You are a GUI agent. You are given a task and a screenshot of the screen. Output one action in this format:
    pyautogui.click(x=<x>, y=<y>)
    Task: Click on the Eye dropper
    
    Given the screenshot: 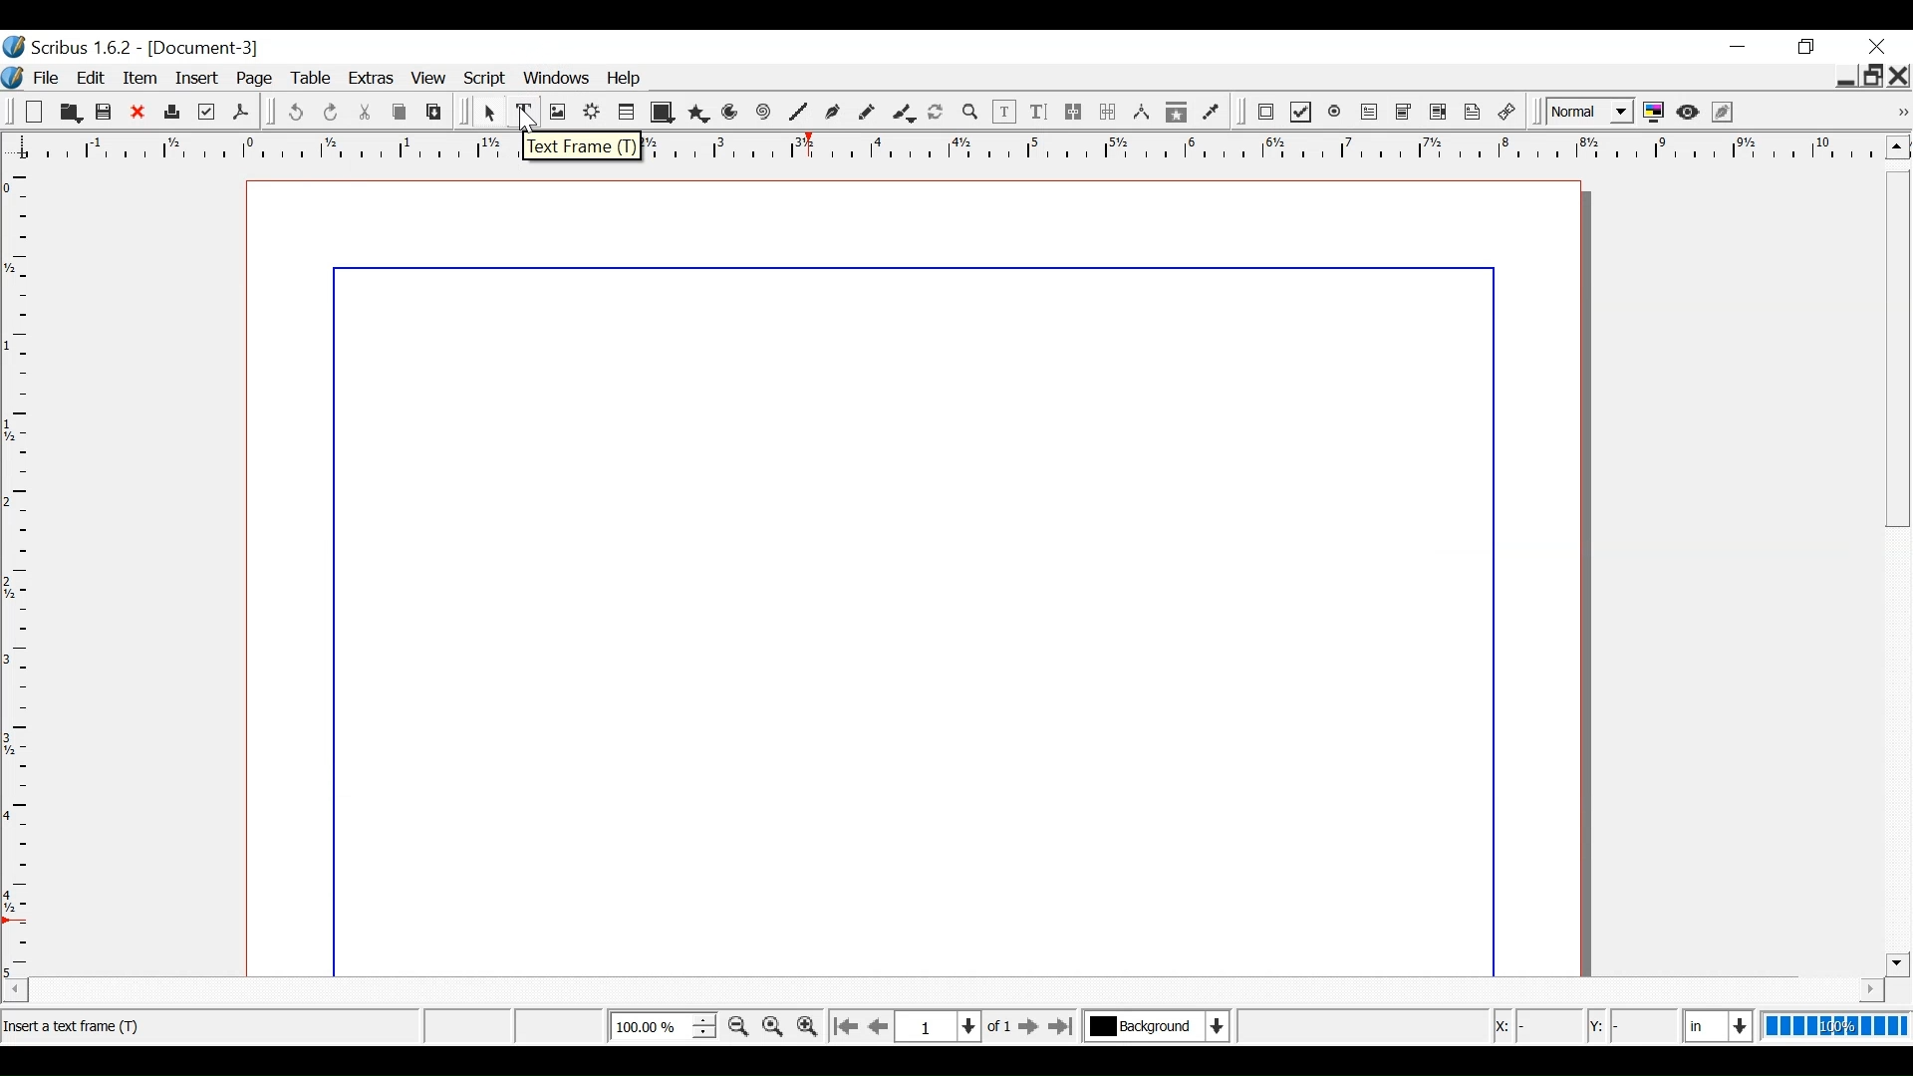 What is the action you would take?
    pyautogui.click(x=1213, y=113)
    